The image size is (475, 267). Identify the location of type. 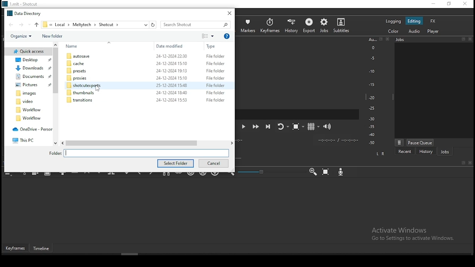
(212, 46).